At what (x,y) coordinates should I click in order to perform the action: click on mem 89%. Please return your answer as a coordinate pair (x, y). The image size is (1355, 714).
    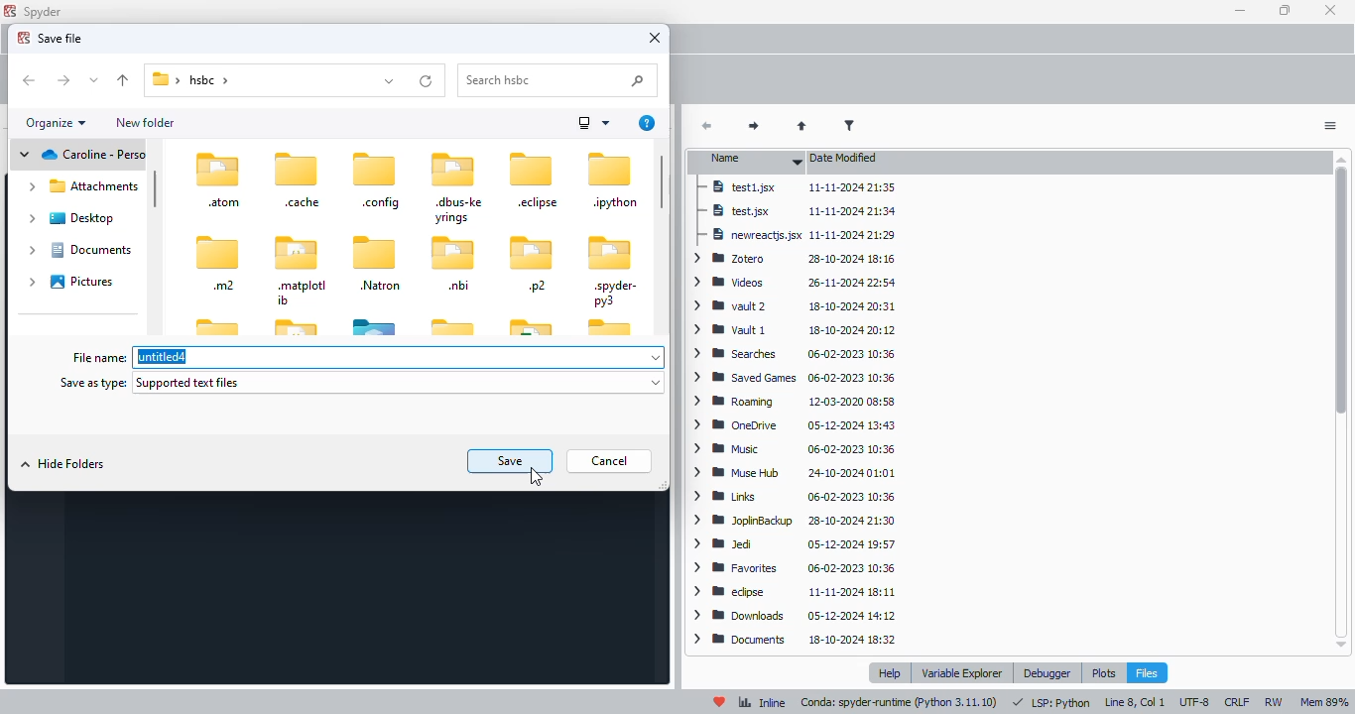
    Looking at the image, I should click on (1324, 702).